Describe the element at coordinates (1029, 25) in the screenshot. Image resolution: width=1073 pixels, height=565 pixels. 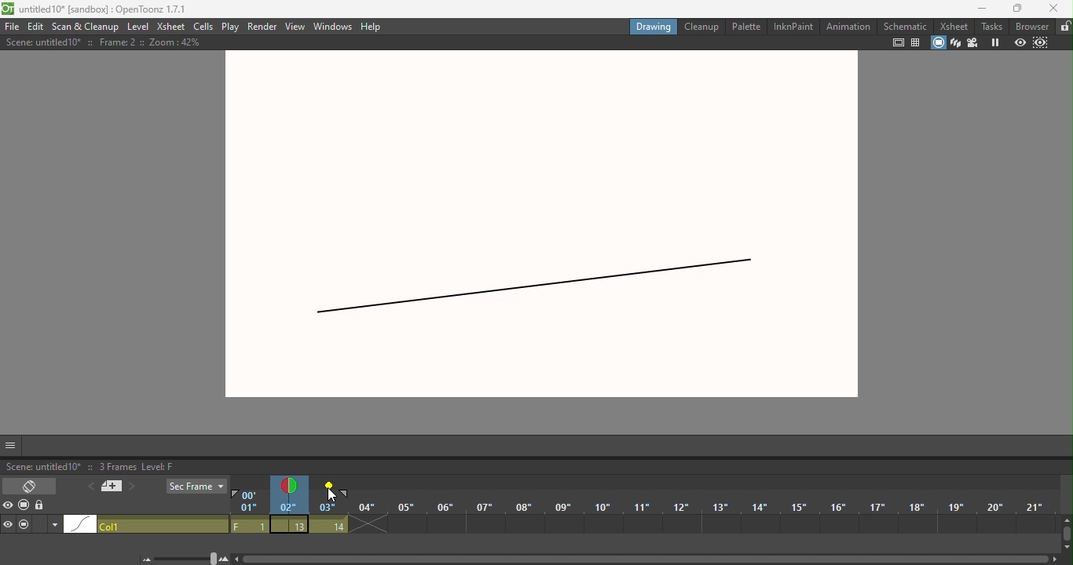
I see `Browser` at that location.